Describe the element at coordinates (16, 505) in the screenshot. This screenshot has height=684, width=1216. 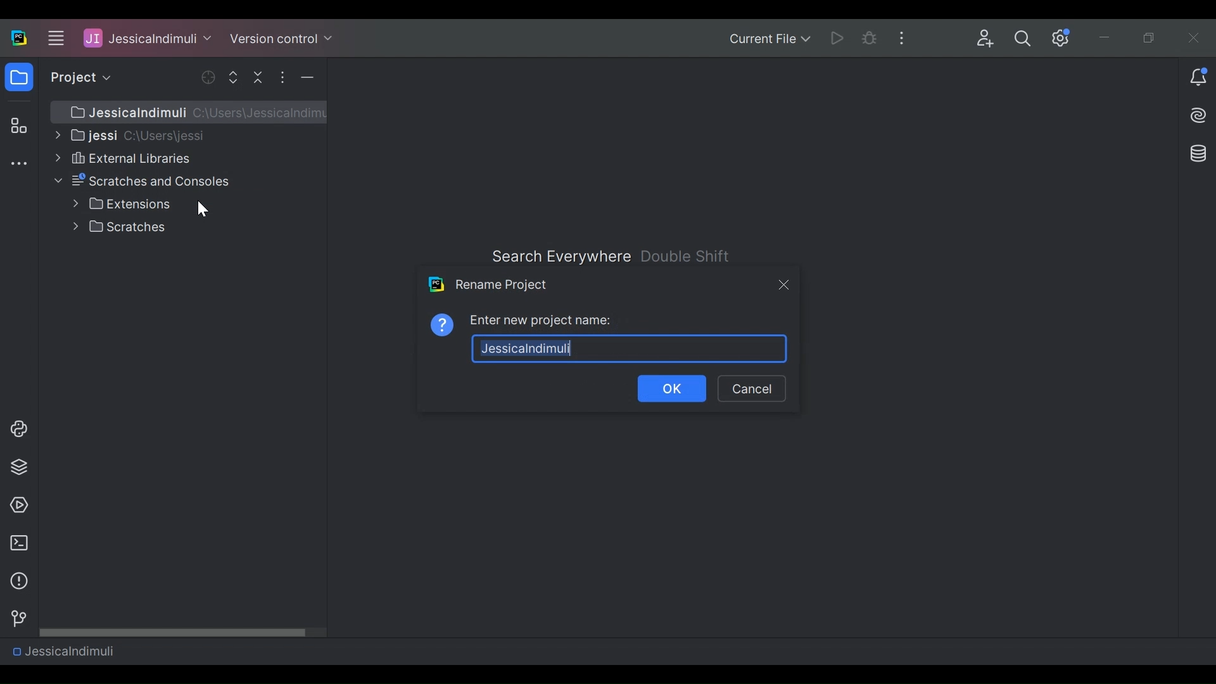
I see `run` at that location.